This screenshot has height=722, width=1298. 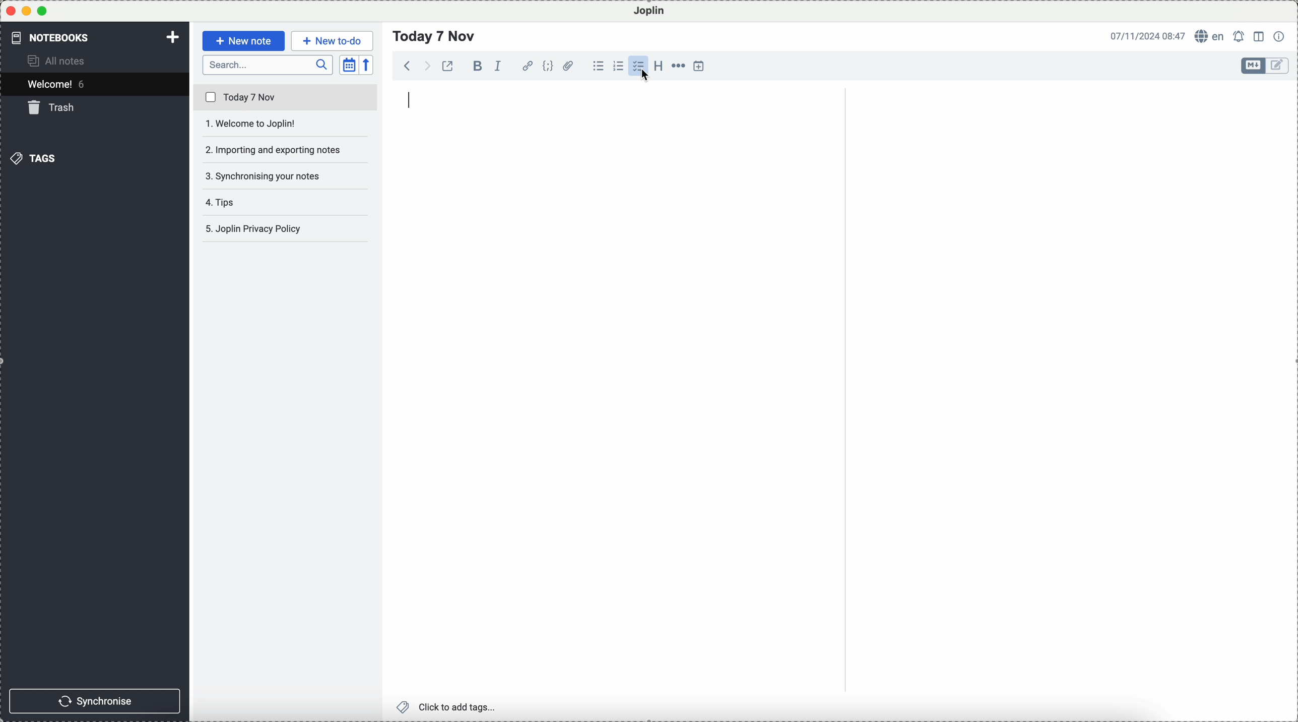 What do you see at coordinates (225, 202) in the screenshot?
I see `tips` at bounding box center [225, 202].